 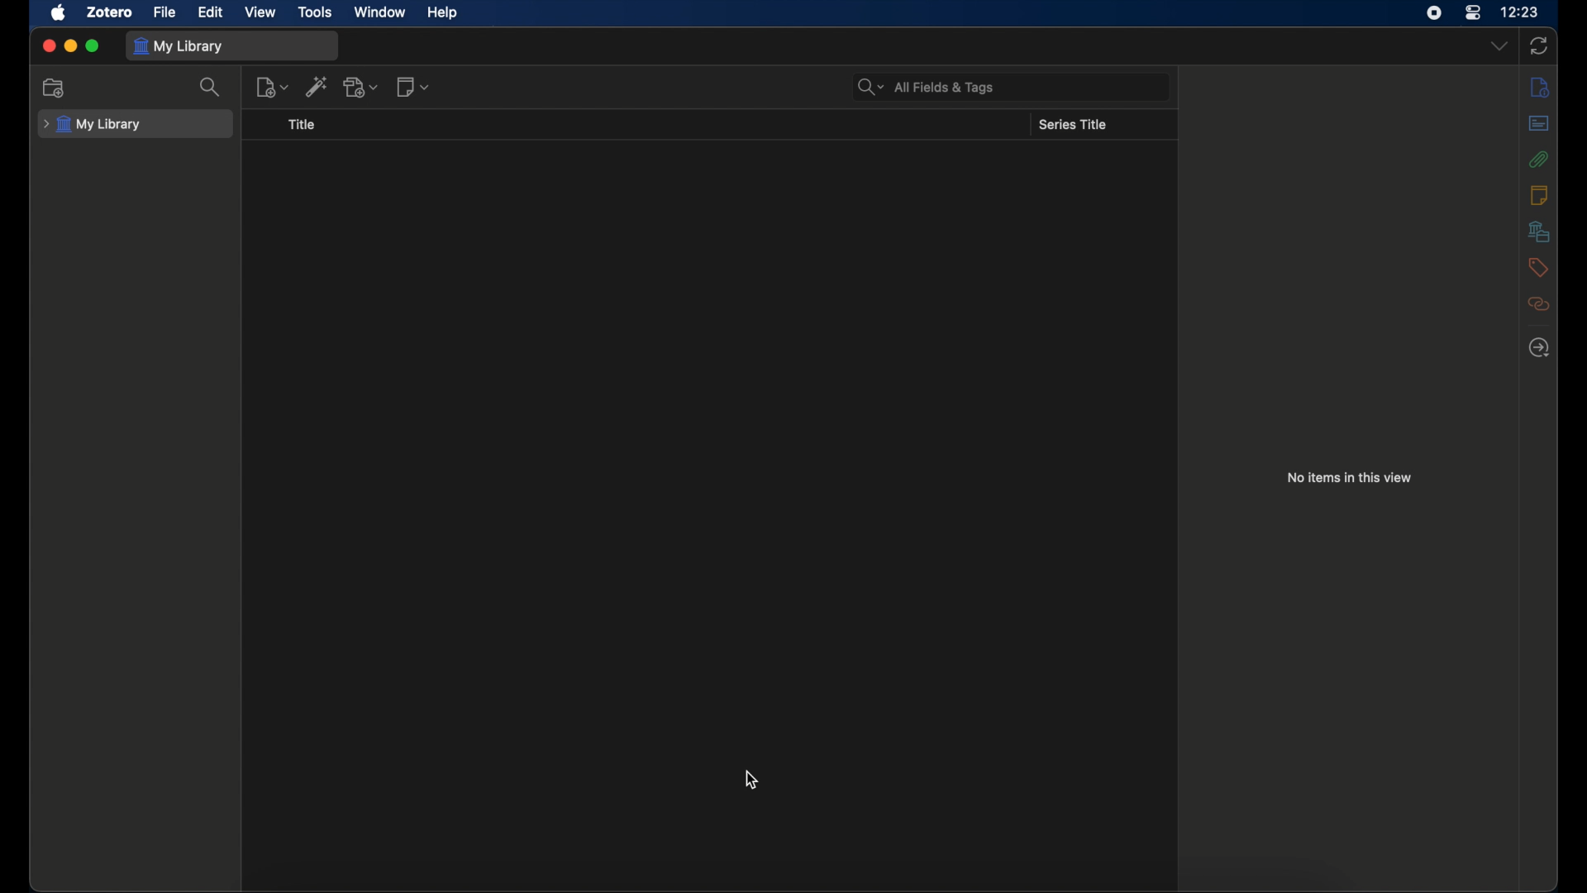 I want to click on time, so click(x=1521, y=11).